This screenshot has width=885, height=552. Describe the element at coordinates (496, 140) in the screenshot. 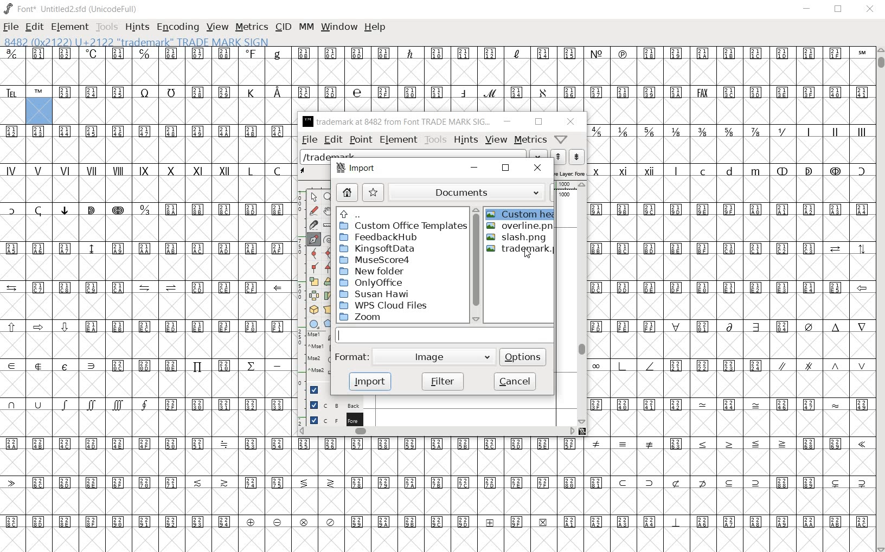

I see `view` at that location.